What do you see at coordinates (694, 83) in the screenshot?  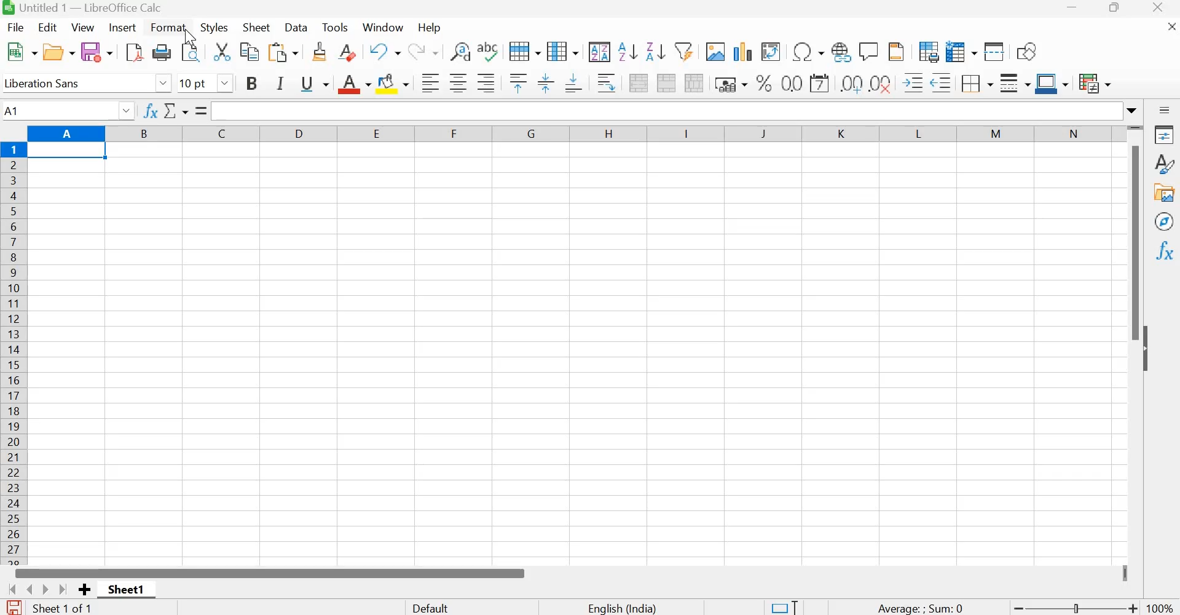 I see `Unmerge cells` at bounding box center [694, 83].